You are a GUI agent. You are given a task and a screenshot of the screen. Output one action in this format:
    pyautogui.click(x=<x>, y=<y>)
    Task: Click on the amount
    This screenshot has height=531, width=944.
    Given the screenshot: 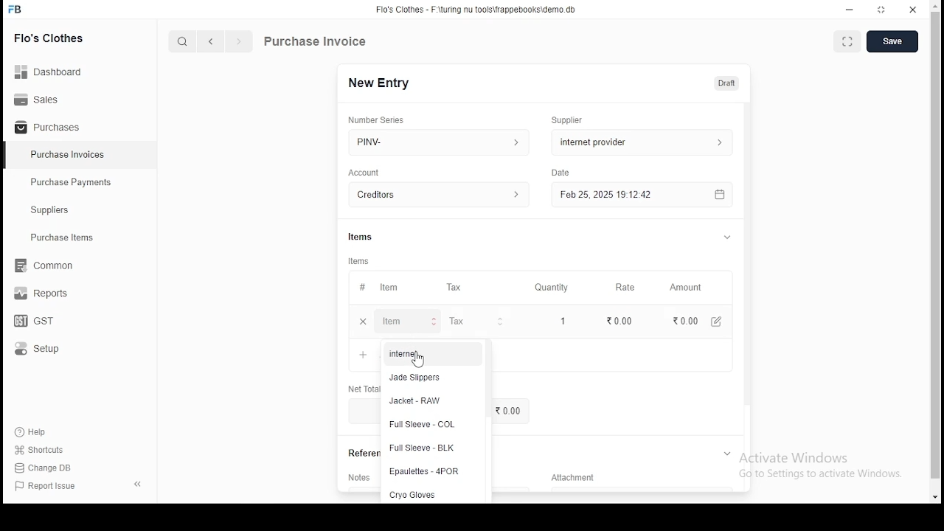 What is the action you would take?
    pyautogui.click(x=690, y=288)
    